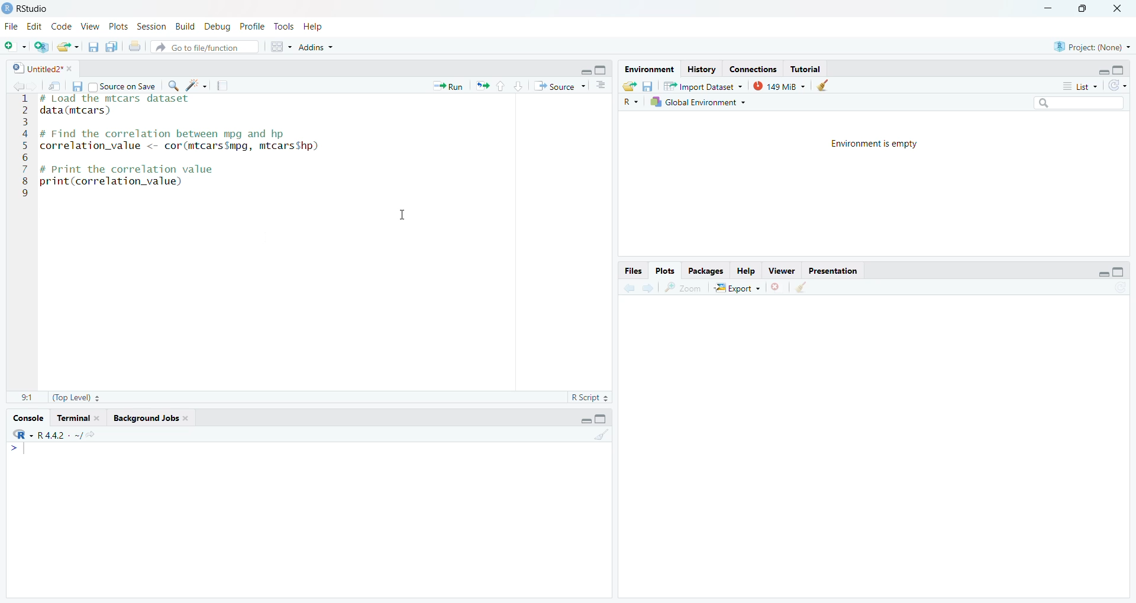 The width and height of the screenshot is (1136, 603). Describe the element at coordinates (92, 435) in the screenshot. I see `View the current working directory` at that location.